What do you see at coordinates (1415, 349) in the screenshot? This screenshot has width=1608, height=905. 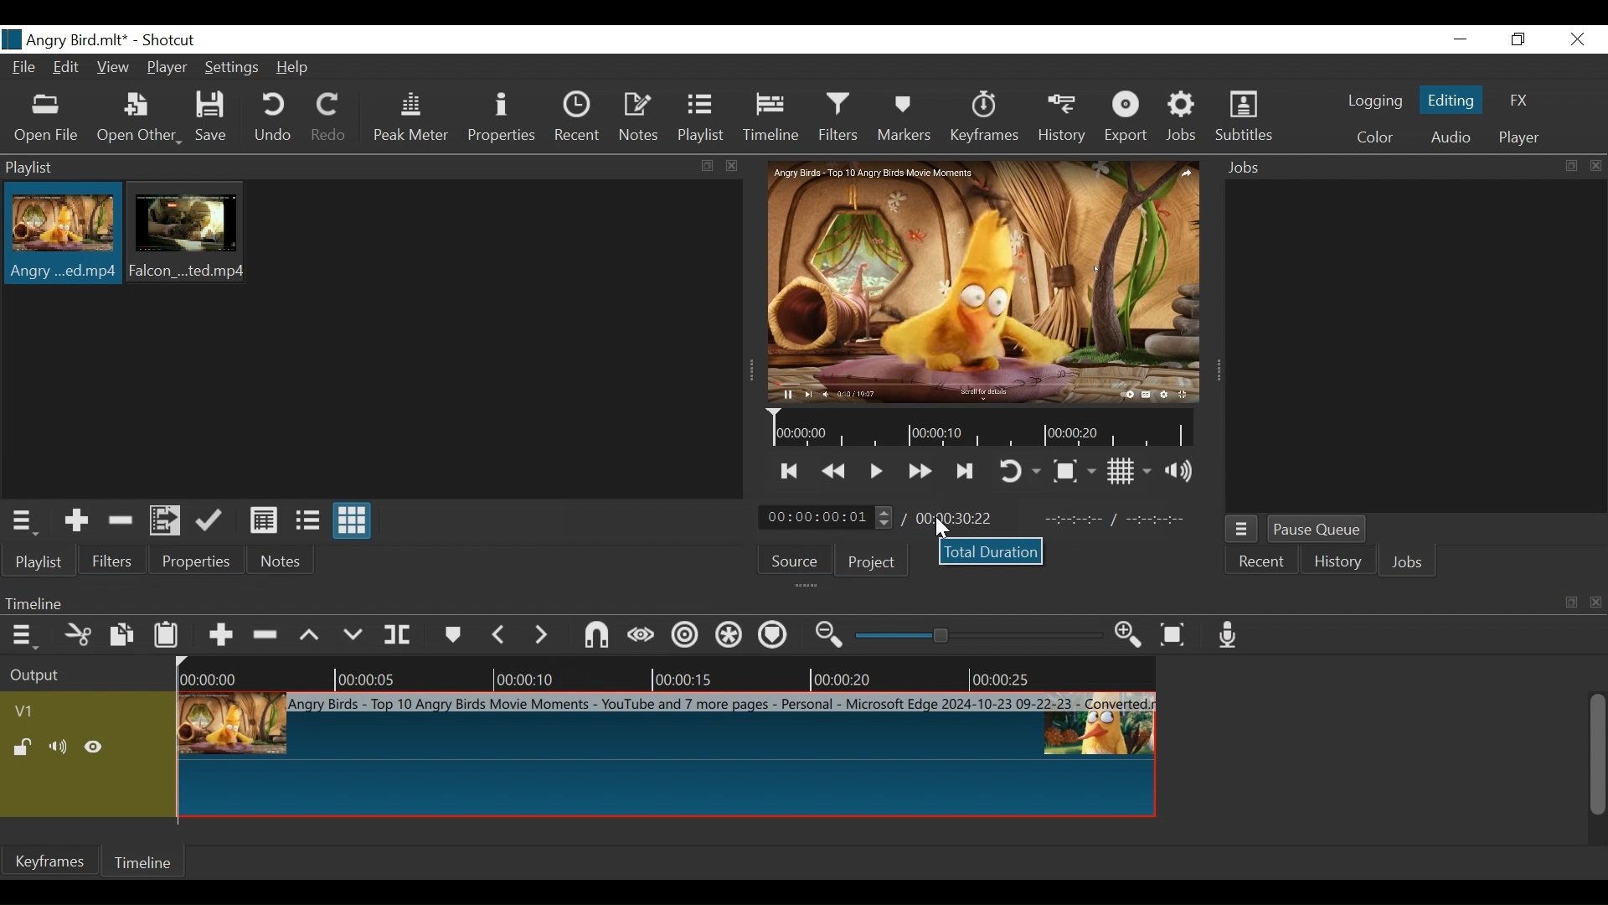 I see `Jobs Panel` at bounding box center [1415, 349].